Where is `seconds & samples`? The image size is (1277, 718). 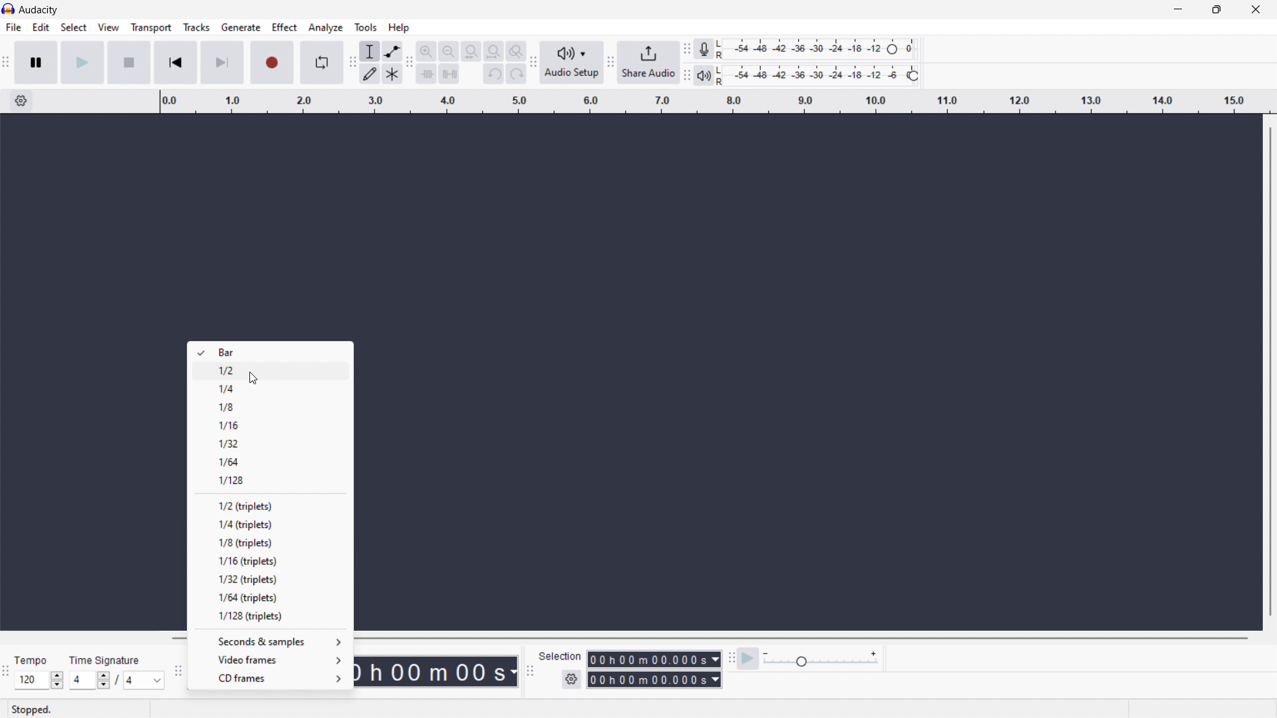 seconds & samples is located at coordinates (269, 641).